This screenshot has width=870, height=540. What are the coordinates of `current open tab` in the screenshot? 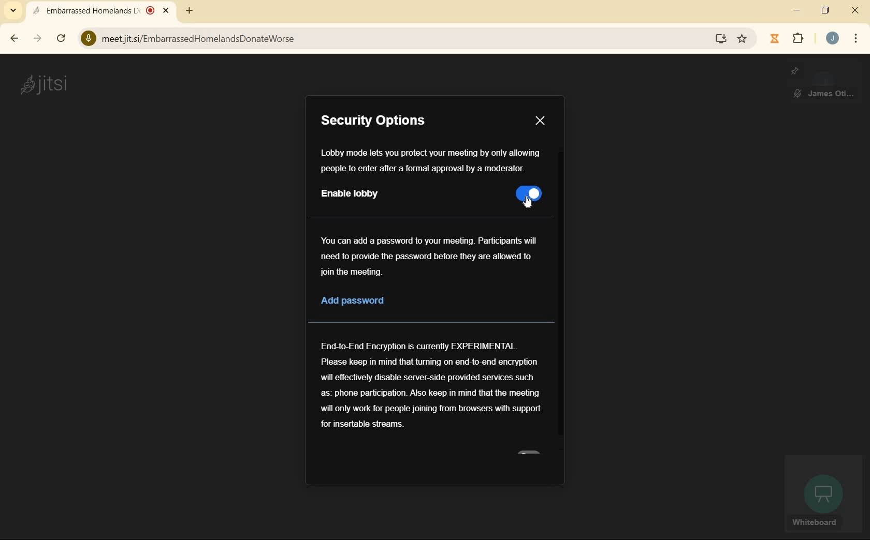 It's located at (102, 10).